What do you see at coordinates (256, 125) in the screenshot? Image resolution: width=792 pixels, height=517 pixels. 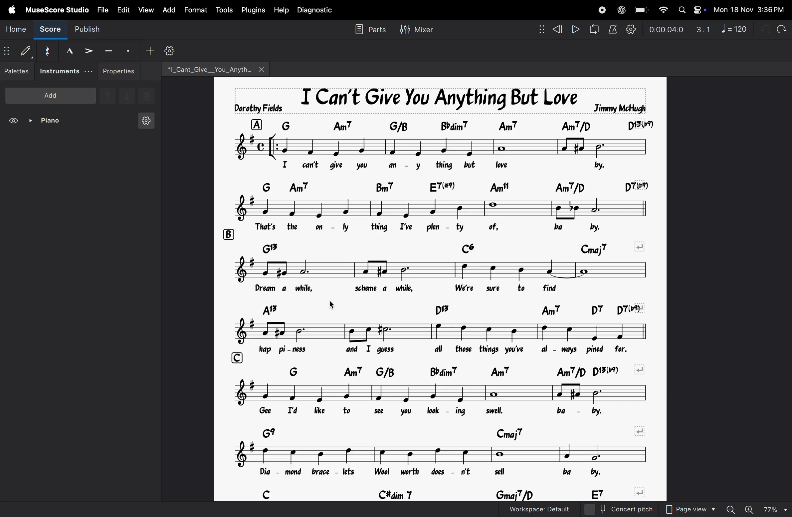 I see `row` at bounding box center [256, 125].